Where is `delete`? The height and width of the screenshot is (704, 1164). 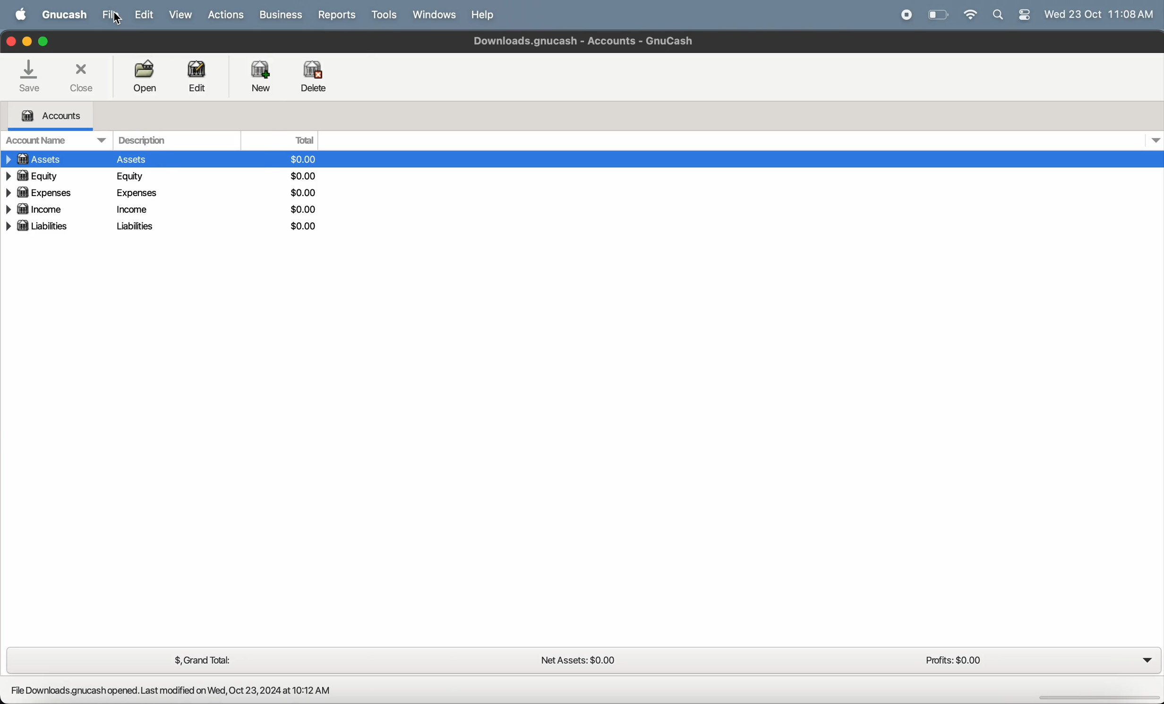
delete is located at coordinates (312, 77).